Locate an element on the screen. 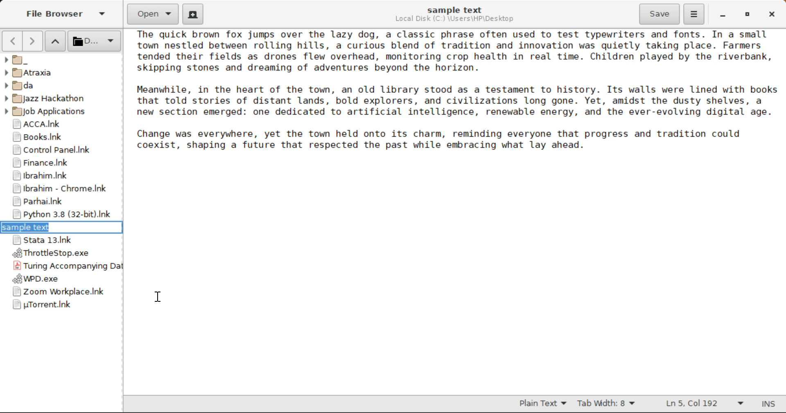  Selected Folder is located at coordinates (93, 41).